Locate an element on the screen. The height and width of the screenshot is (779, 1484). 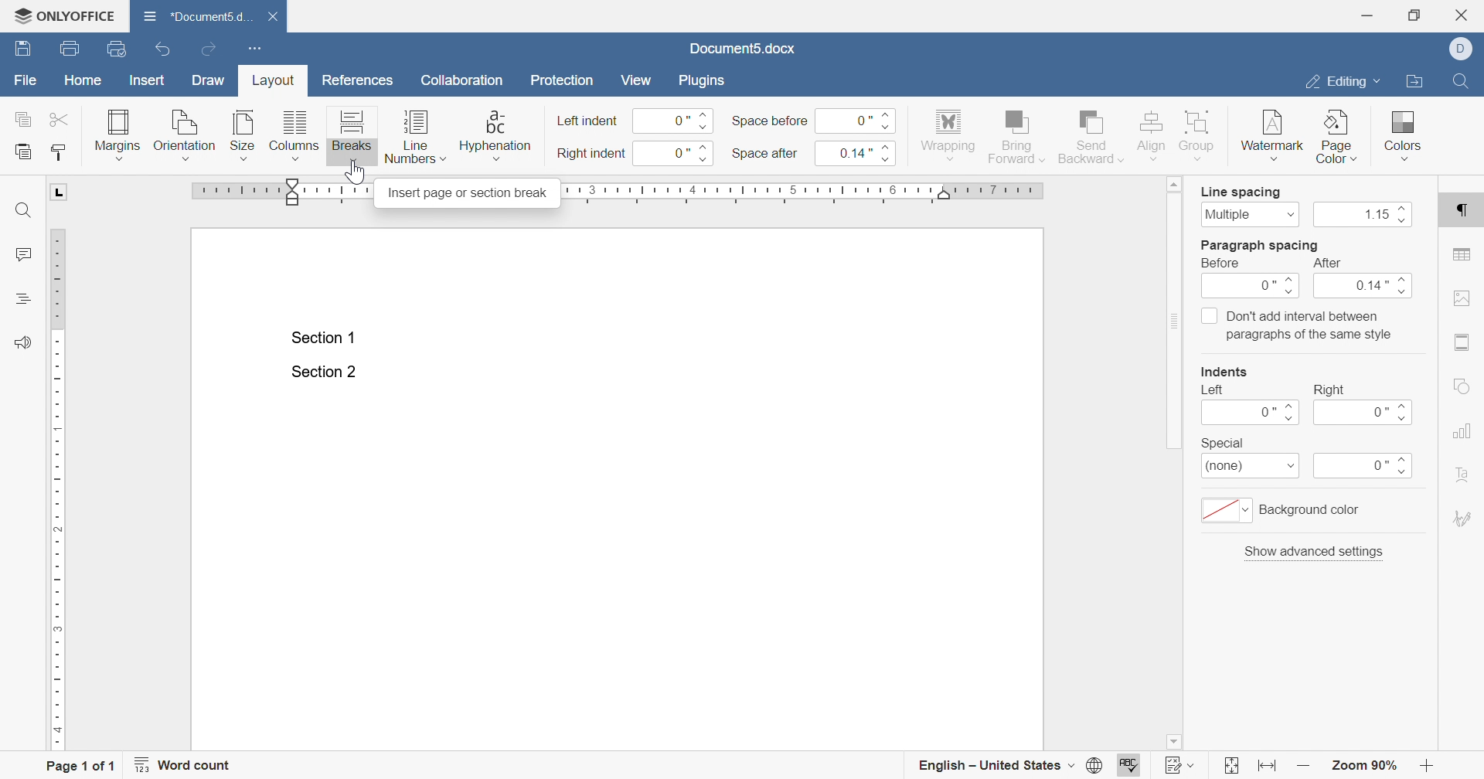
page color is located at coordinates (1338, 137).